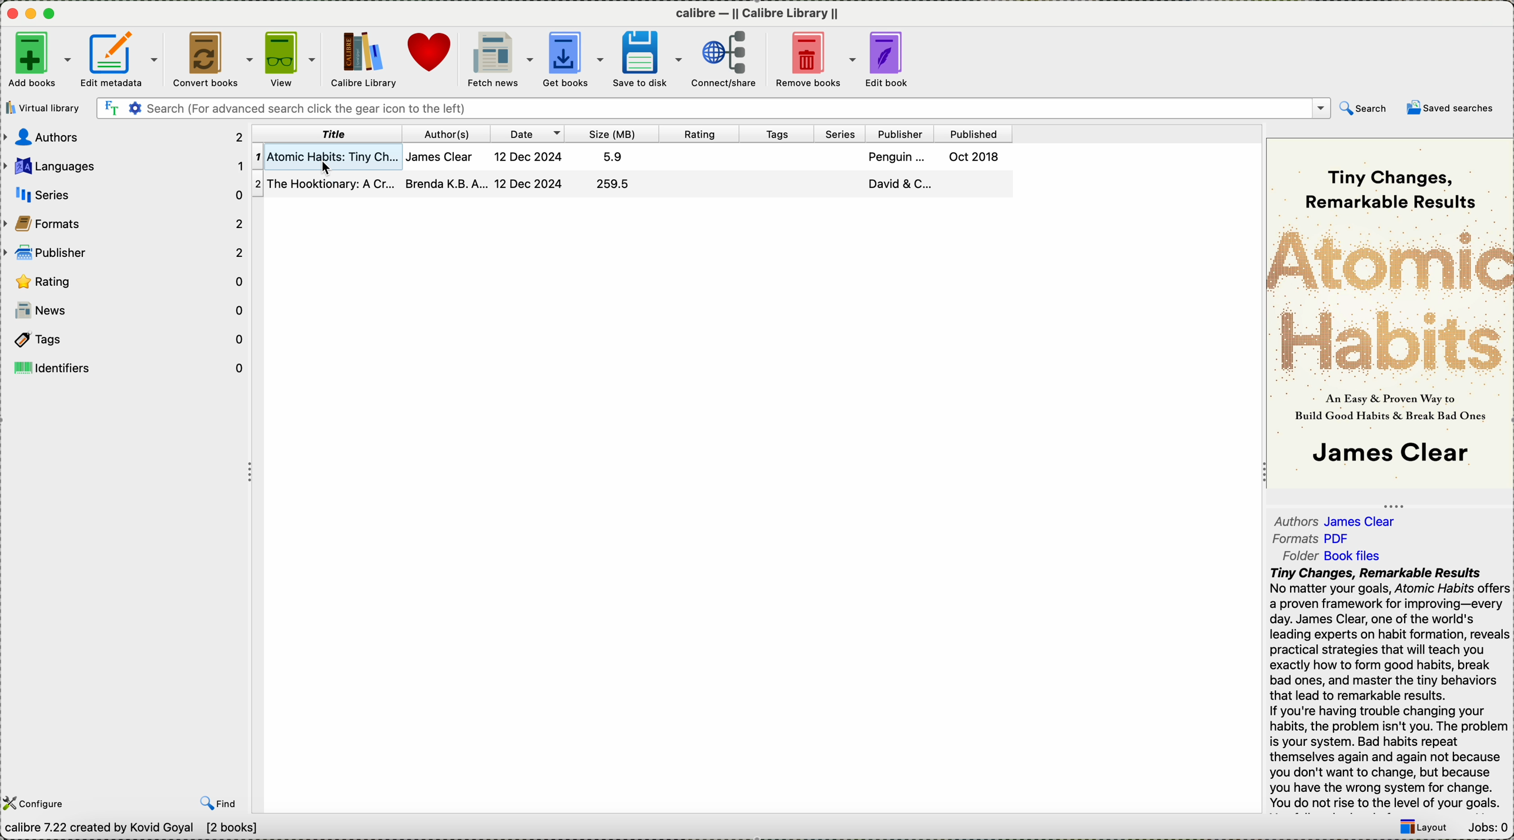 This screenshot has width=1514, height=840. What do you see at coordinates (611, 133) in the screenshot?
I see `size` at bounding box center [611, 133].